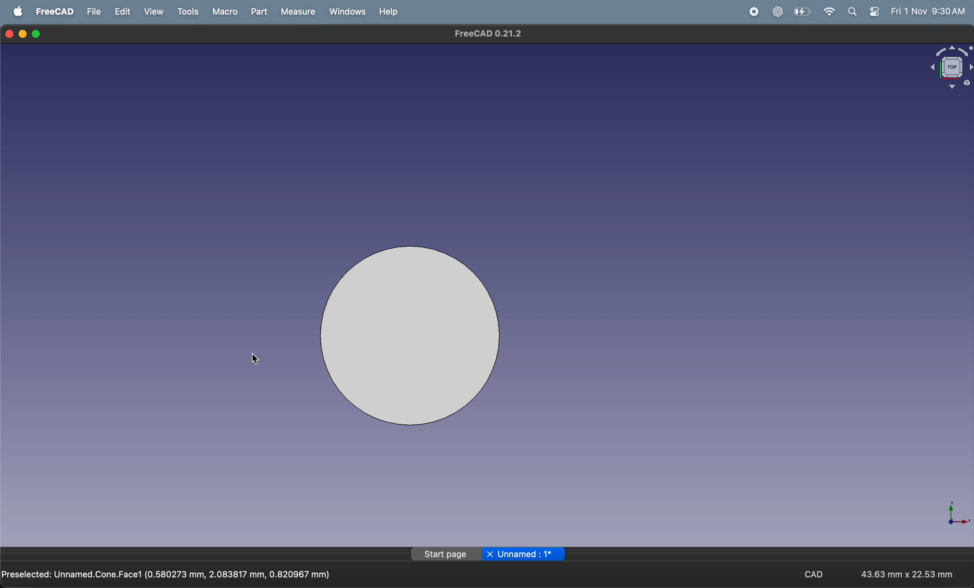 This screenshot has width=974, height=588. What do you see at coordinates (256, 359) in the screenshot?
I see `cursor` at bounding box center [256, 359].